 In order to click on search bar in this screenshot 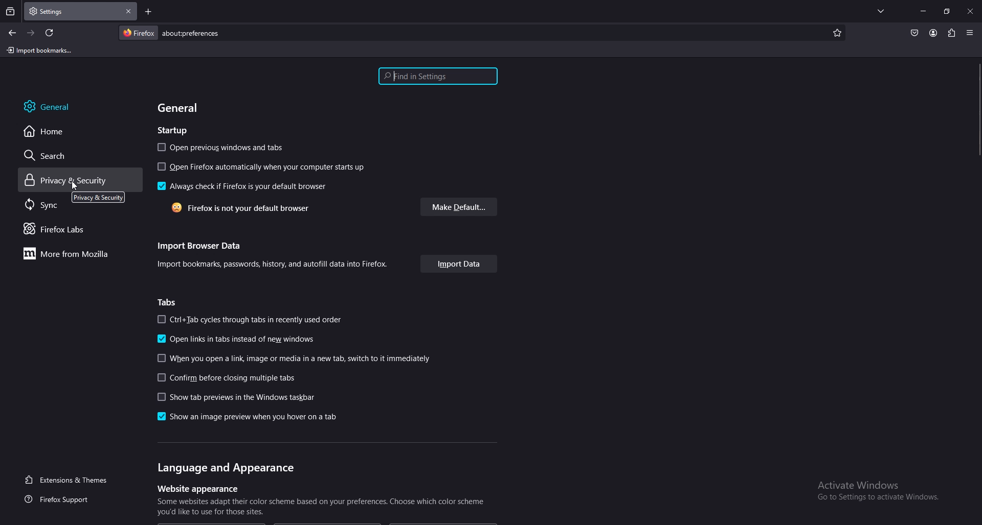, I will do `click(207, 33)`.